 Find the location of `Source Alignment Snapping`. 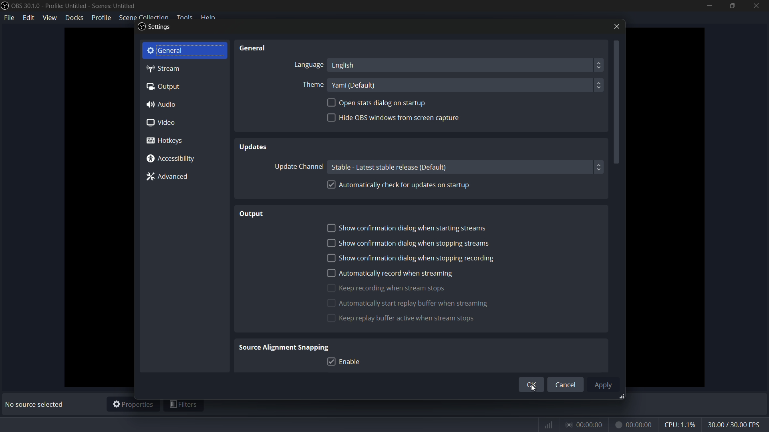

Source Alignment Snapping is located at coordinates (286, 347).